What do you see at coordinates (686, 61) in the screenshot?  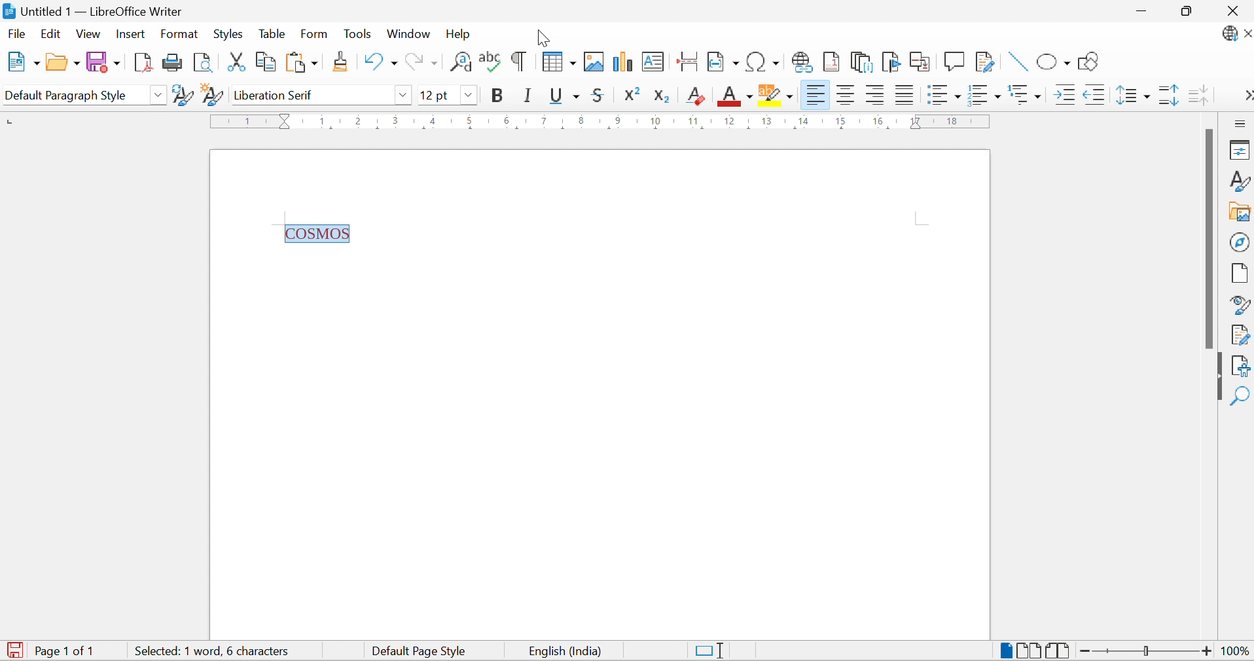 I see `Insert Page Break` at bounding box center [686, 61].